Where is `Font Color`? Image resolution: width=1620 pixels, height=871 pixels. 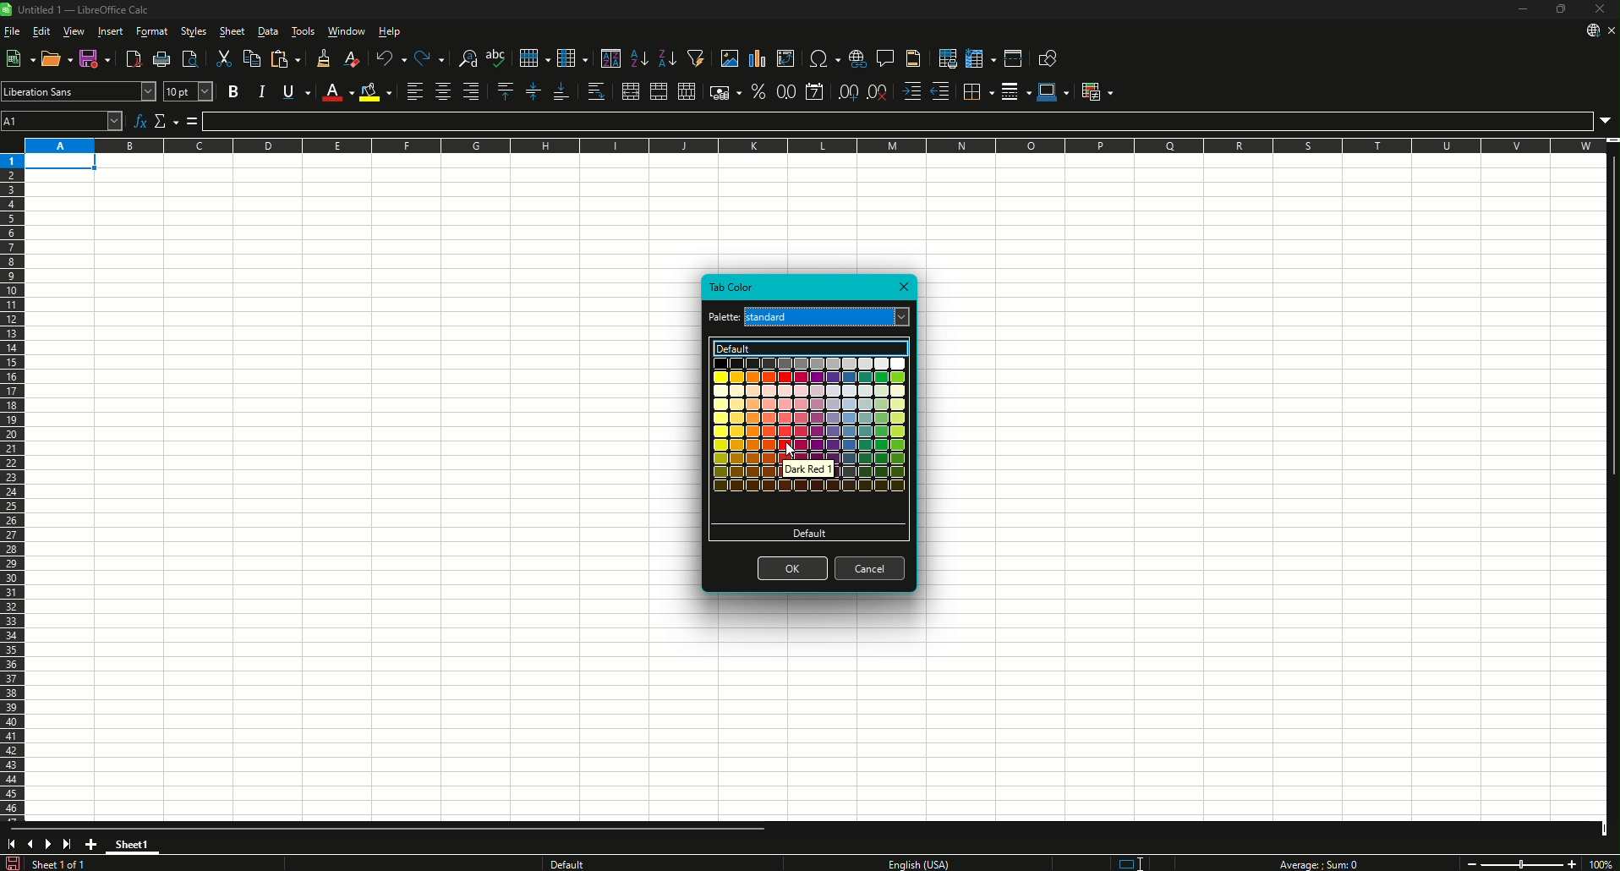
Font Color is located at coordinates (337, 92).